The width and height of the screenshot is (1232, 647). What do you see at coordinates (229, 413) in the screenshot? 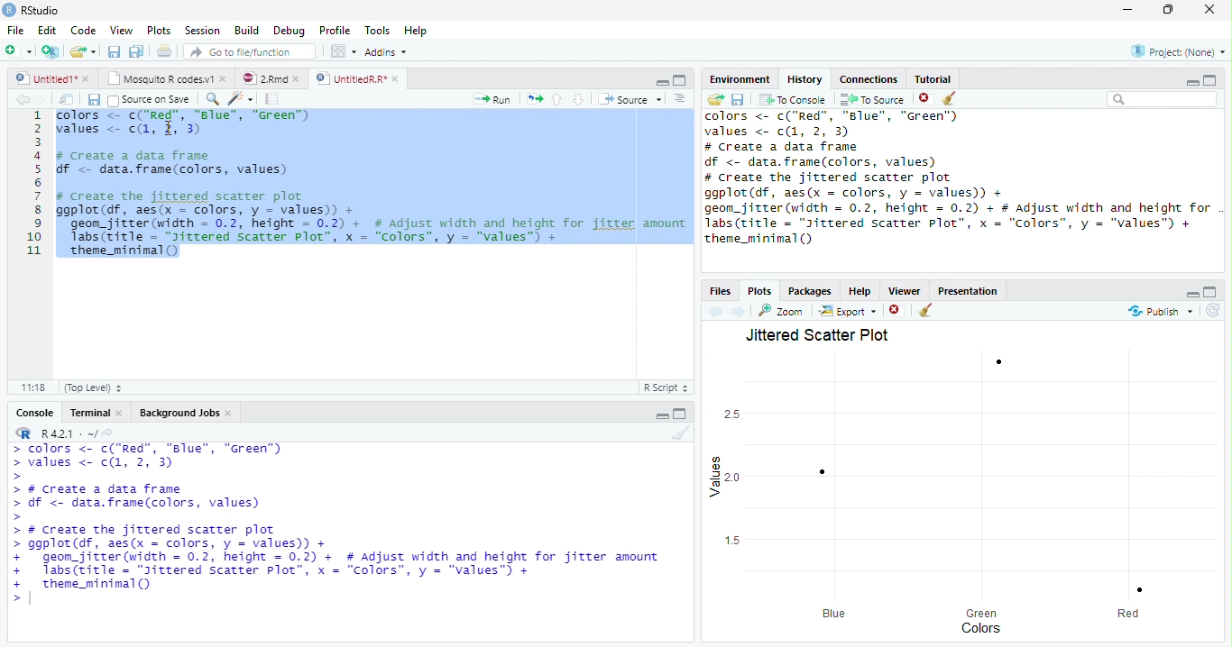
I see `close` at bounding box center [229, 413].